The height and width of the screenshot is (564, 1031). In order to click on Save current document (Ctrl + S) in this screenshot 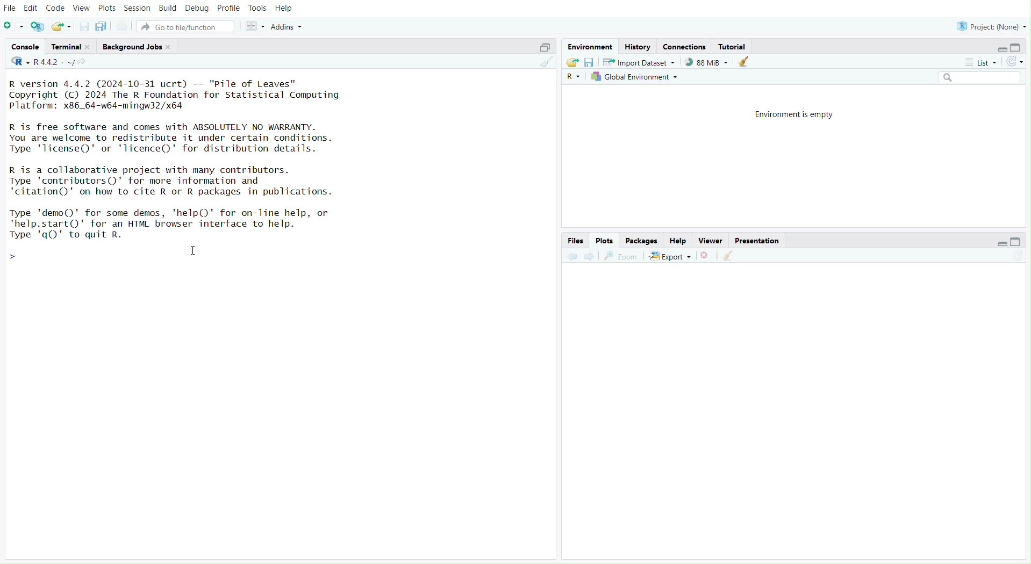, I will do `click(81, 26)`.